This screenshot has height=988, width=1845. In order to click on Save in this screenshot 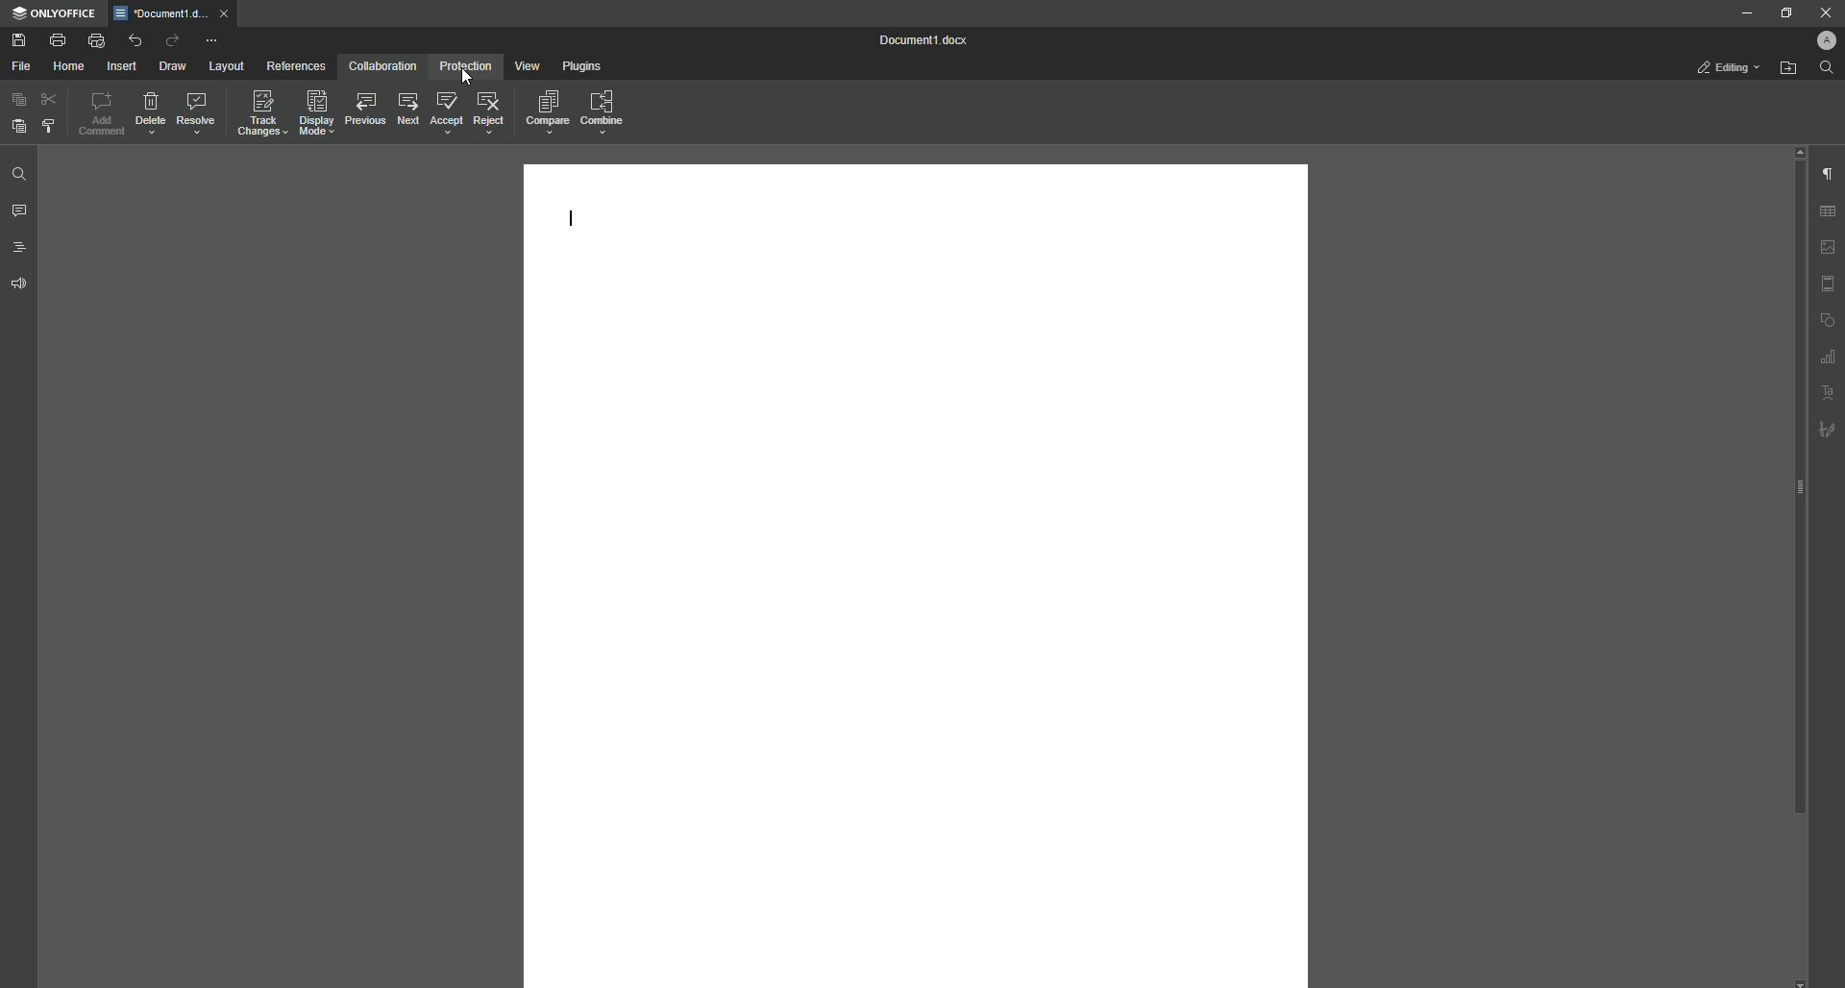, I will do `click(16, 38)`.